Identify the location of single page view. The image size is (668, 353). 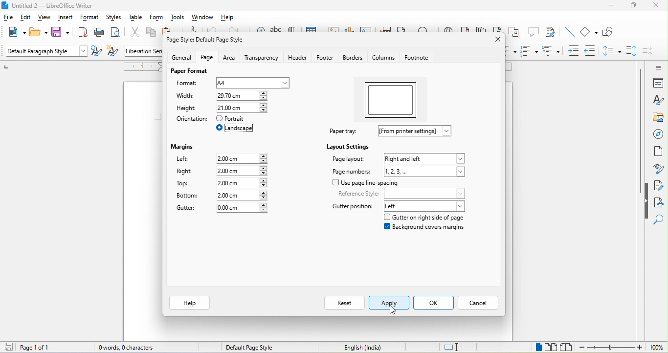
(536, 347).